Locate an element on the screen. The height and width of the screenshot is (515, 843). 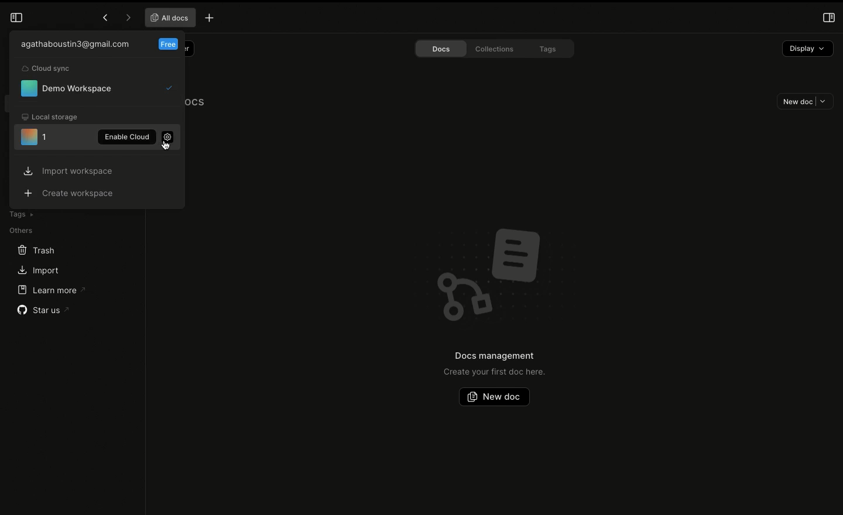
Others is located at coordinates (20, 229).